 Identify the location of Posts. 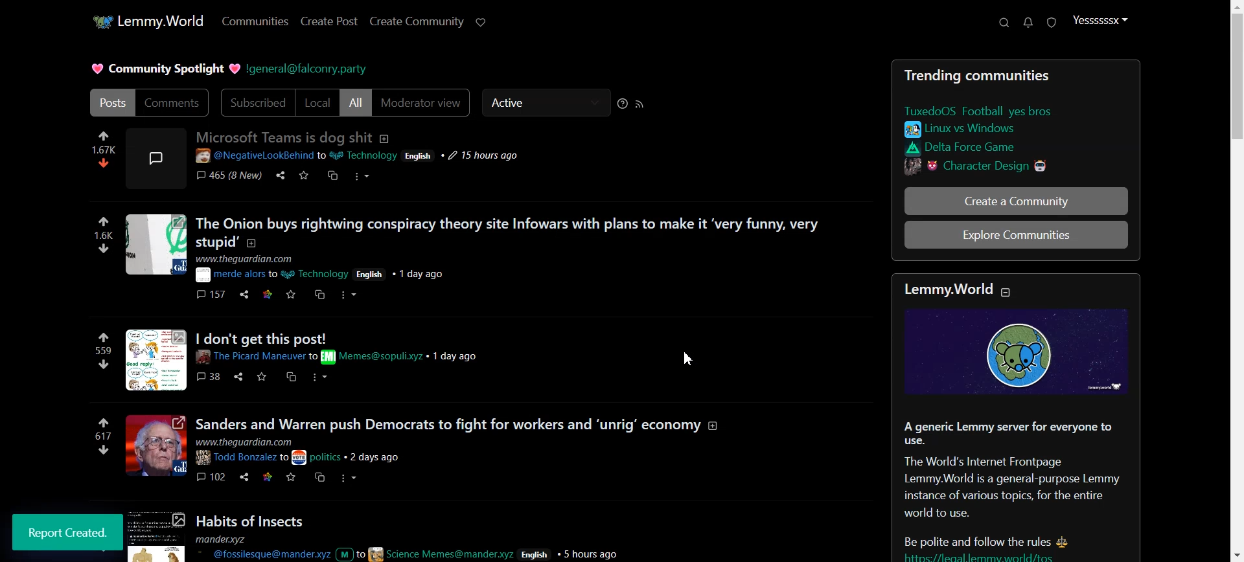
(535, 534).